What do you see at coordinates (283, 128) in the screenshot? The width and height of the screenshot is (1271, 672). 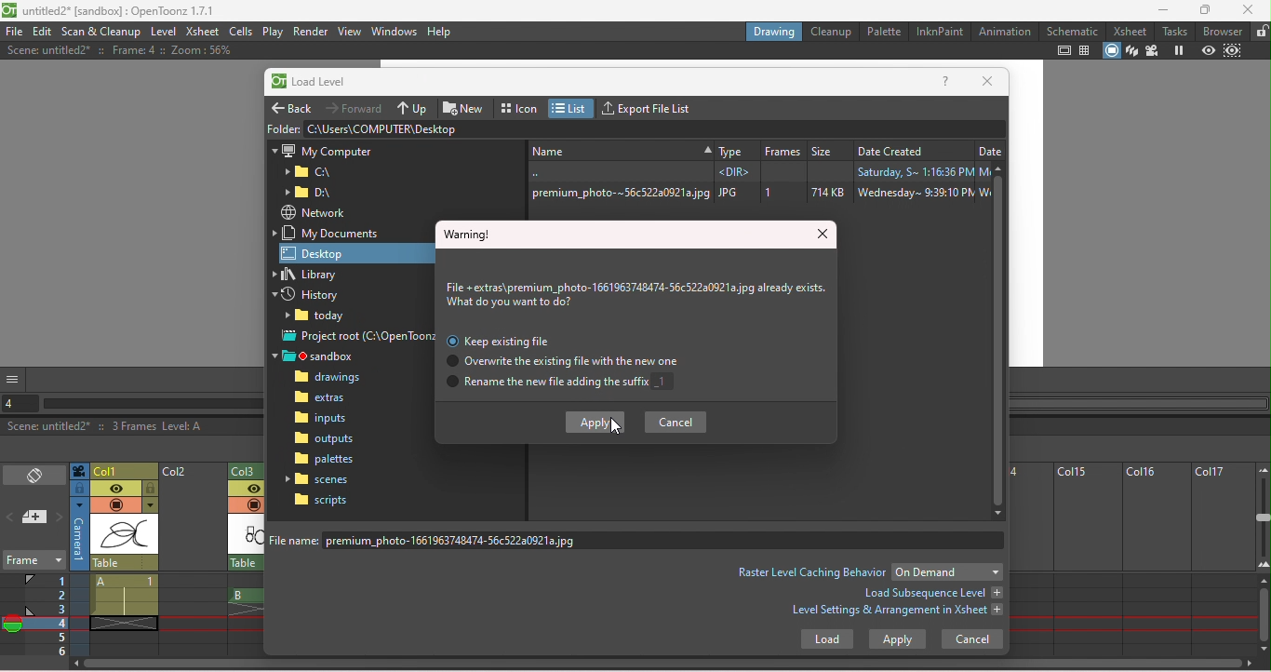 I see `Folder` at bounding box center [283, 128].